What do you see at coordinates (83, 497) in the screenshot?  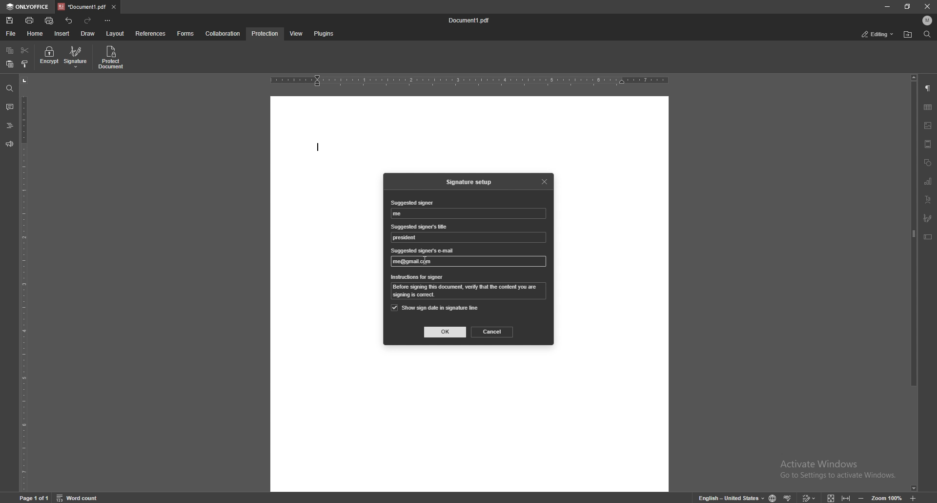 I see `word count` at bounding box center [83, 497].